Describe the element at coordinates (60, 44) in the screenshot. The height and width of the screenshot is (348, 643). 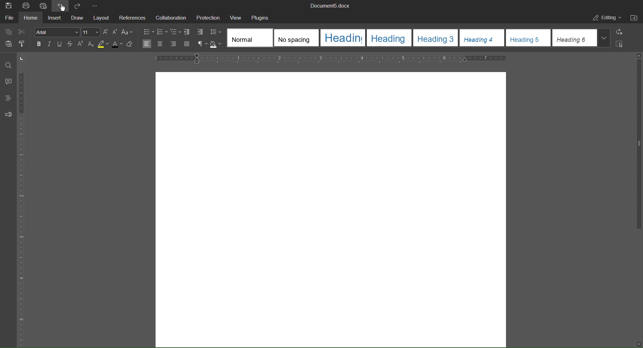
I see `Underline` at that location.